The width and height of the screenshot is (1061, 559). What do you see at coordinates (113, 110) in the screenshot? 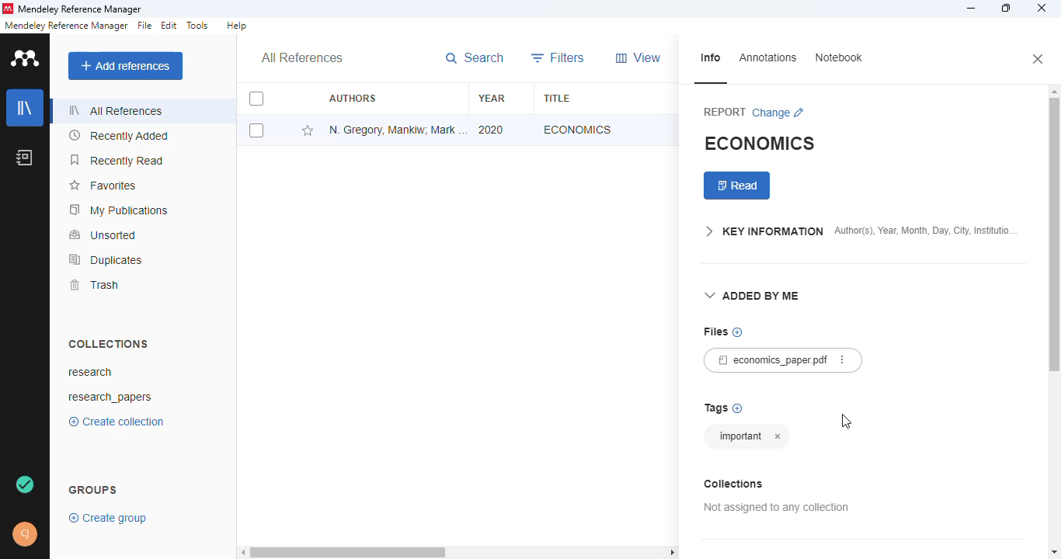
I see `all references` at bounding box center [113, 110].